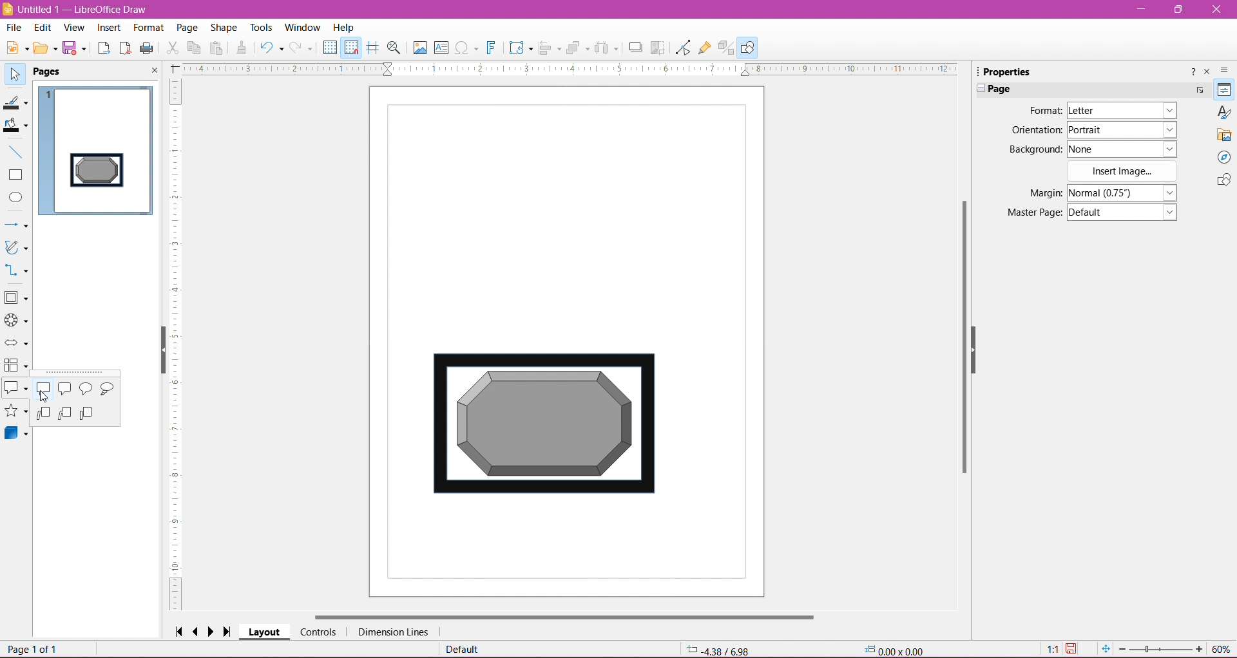 This screenshot has width=1237, height=658. I want to click on Help about this sidebar deck, so click(1191, 71).